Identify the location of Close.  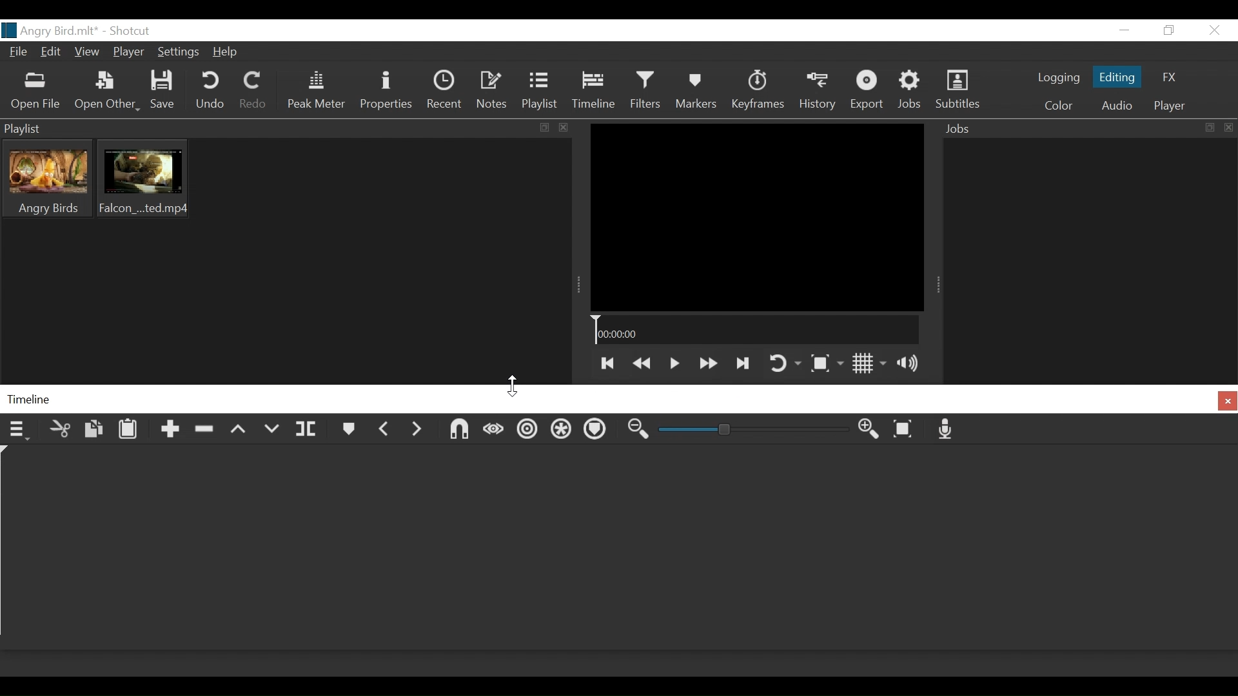
(1213, 30).